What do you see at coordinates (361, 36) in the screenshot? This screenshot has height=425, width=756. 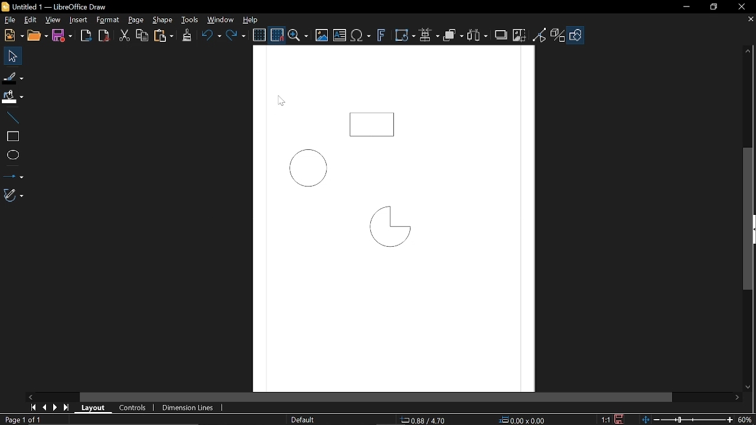 I see `Insert text` at bounding box center [361, 36].